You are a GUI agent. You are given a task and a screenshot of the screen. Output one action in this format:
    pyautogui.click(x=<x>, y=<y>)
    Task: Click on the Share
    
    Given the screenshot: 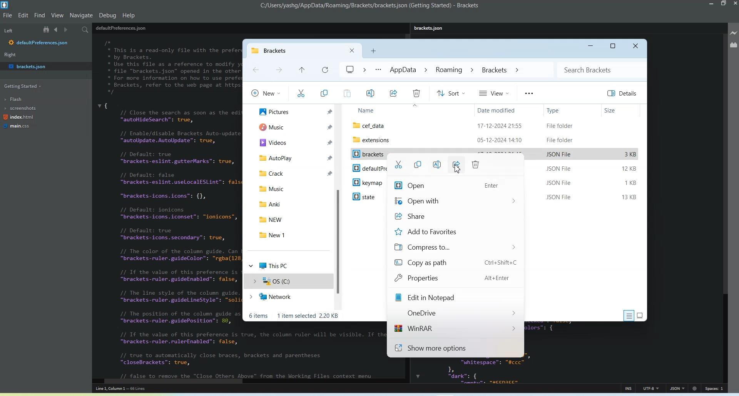 What is the action you would take?
    pyautogui.click(x=456, y=165)
    